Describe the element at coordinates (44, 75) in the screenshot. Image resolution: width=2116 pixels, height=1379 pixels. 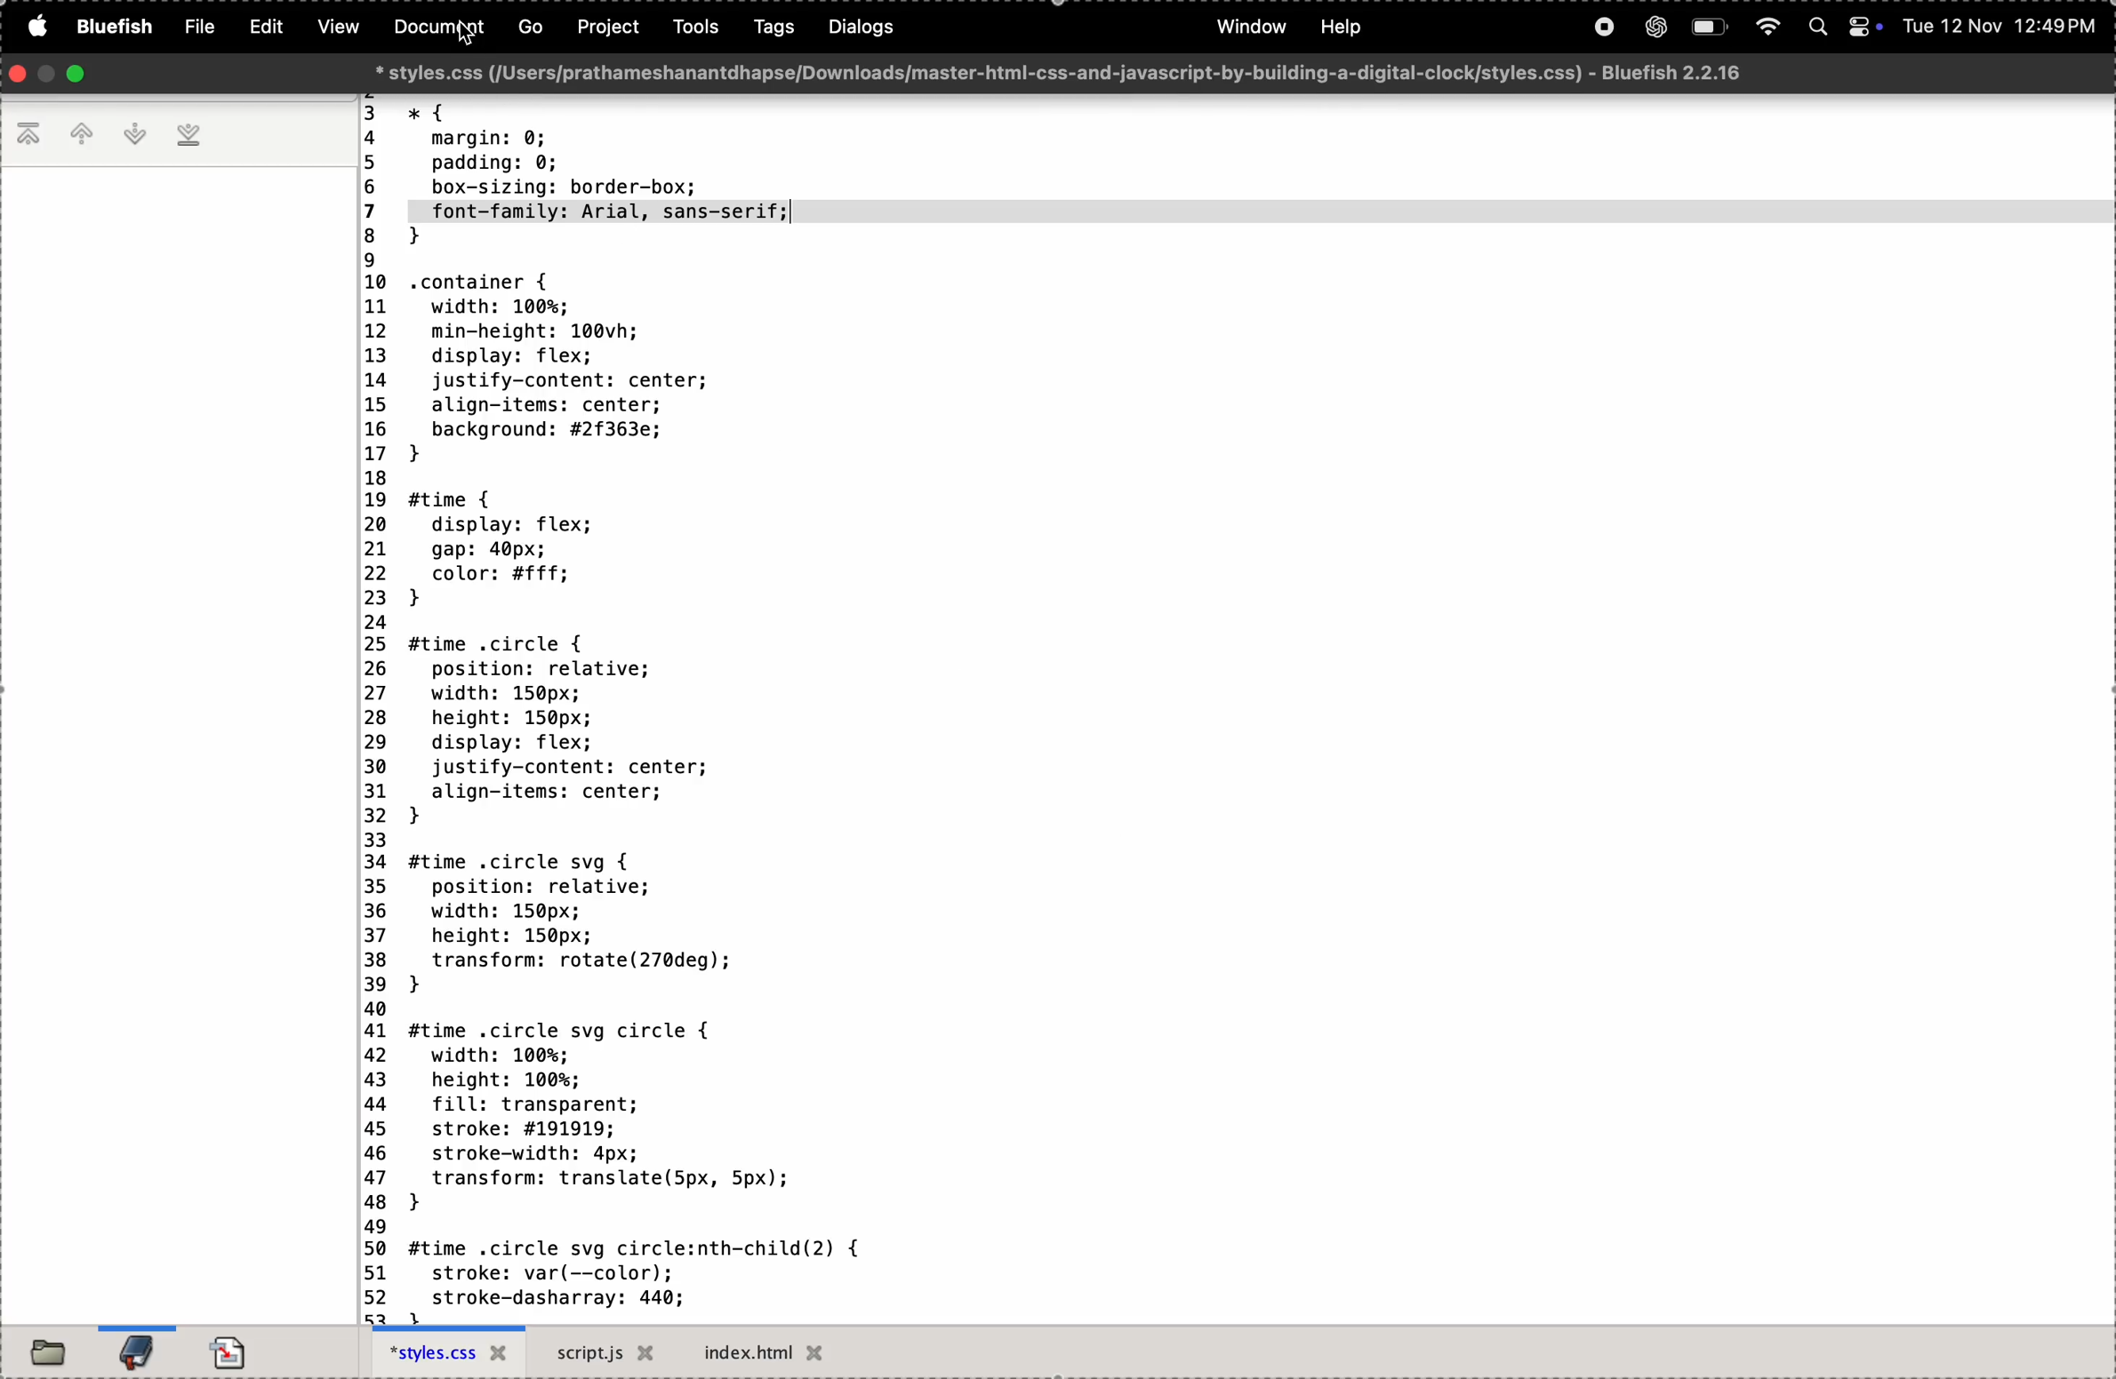
I see `Minimize` at that location.